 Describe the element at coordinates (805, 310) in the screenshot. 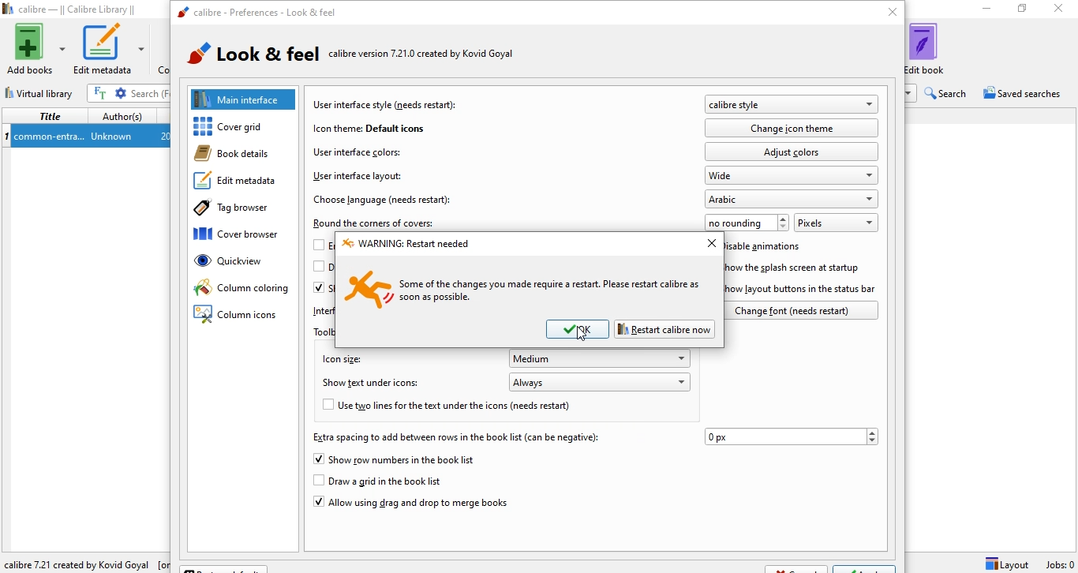

I see `change font (needs restart)` at that location.